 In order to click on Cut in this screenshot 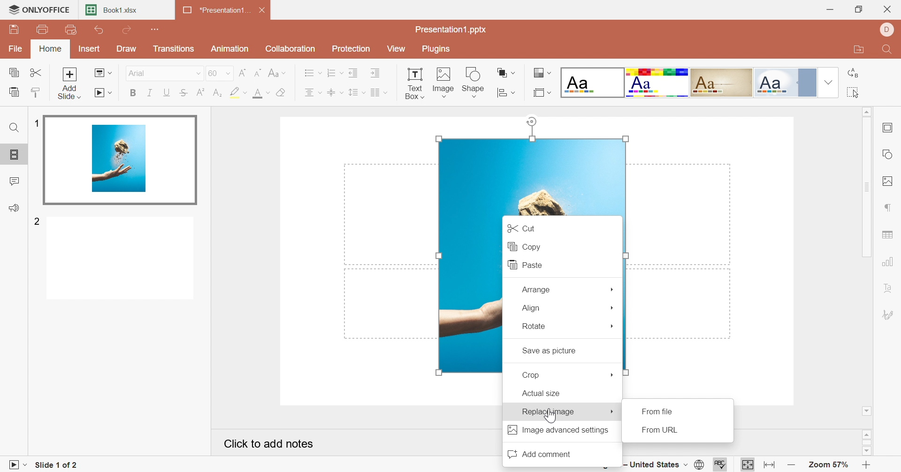, I will do `click(37, 72)`.